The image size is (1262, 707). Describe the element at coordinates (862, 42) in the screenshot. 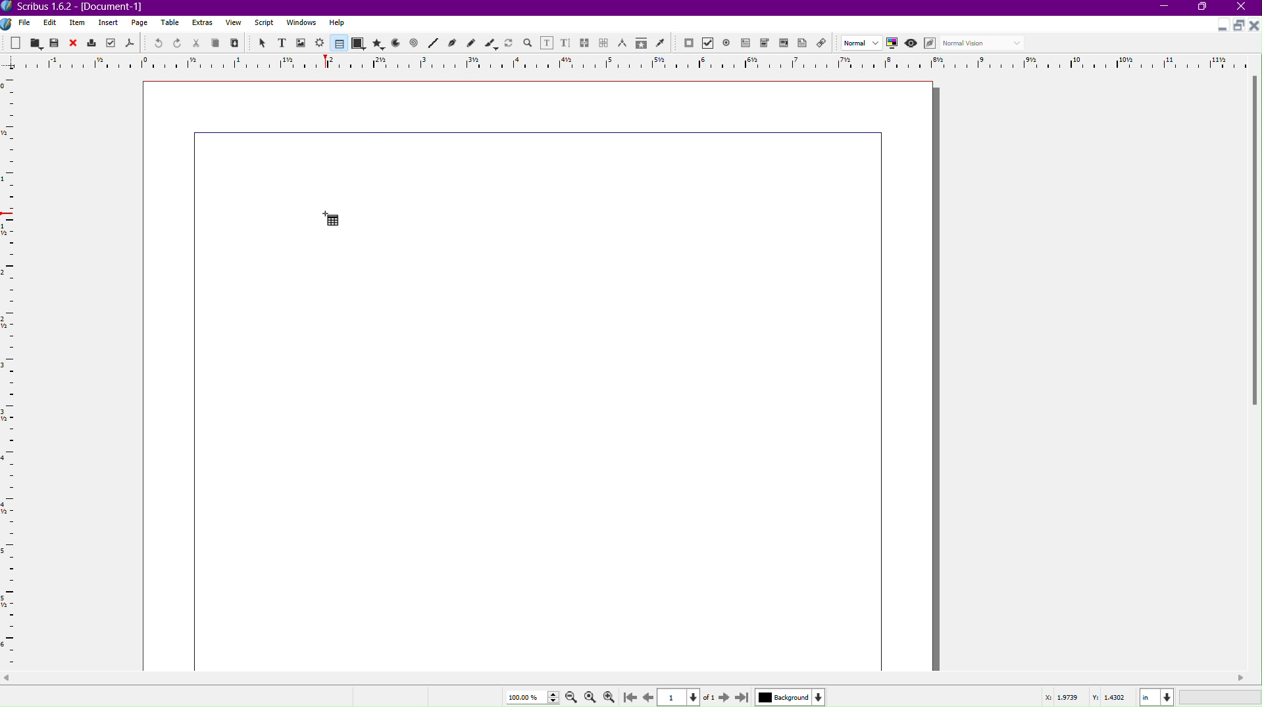

I see `Image Preview Quality` at that location.